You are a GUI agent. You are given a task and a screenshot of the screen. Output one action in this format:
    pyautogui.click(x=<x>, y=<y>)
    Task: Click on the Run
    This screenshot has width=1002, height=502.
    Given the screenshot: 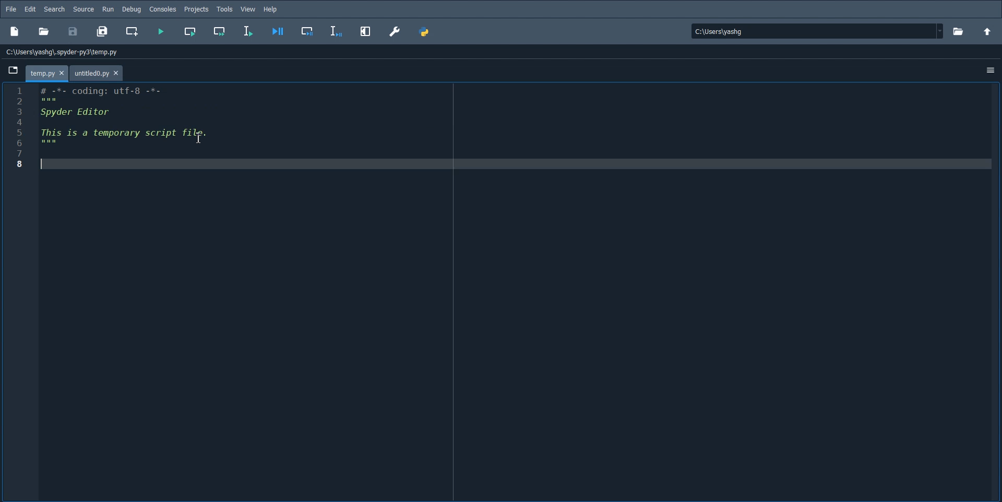 What is the action you would take?
    pyautogui.click(x=109, y=9)
    